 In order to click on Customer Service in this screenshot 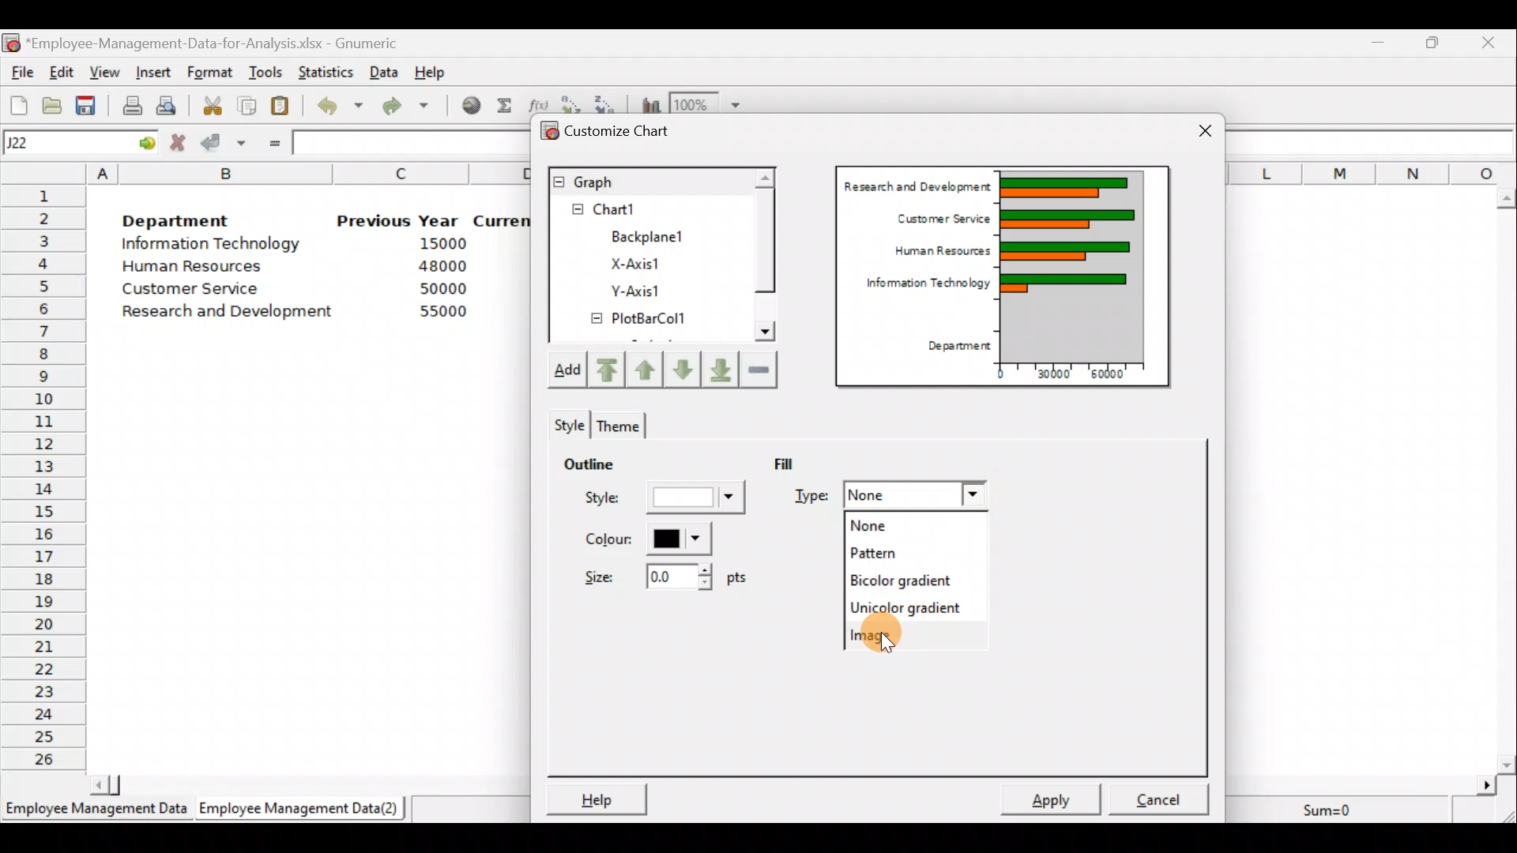, I will do `click(930, 221)`.